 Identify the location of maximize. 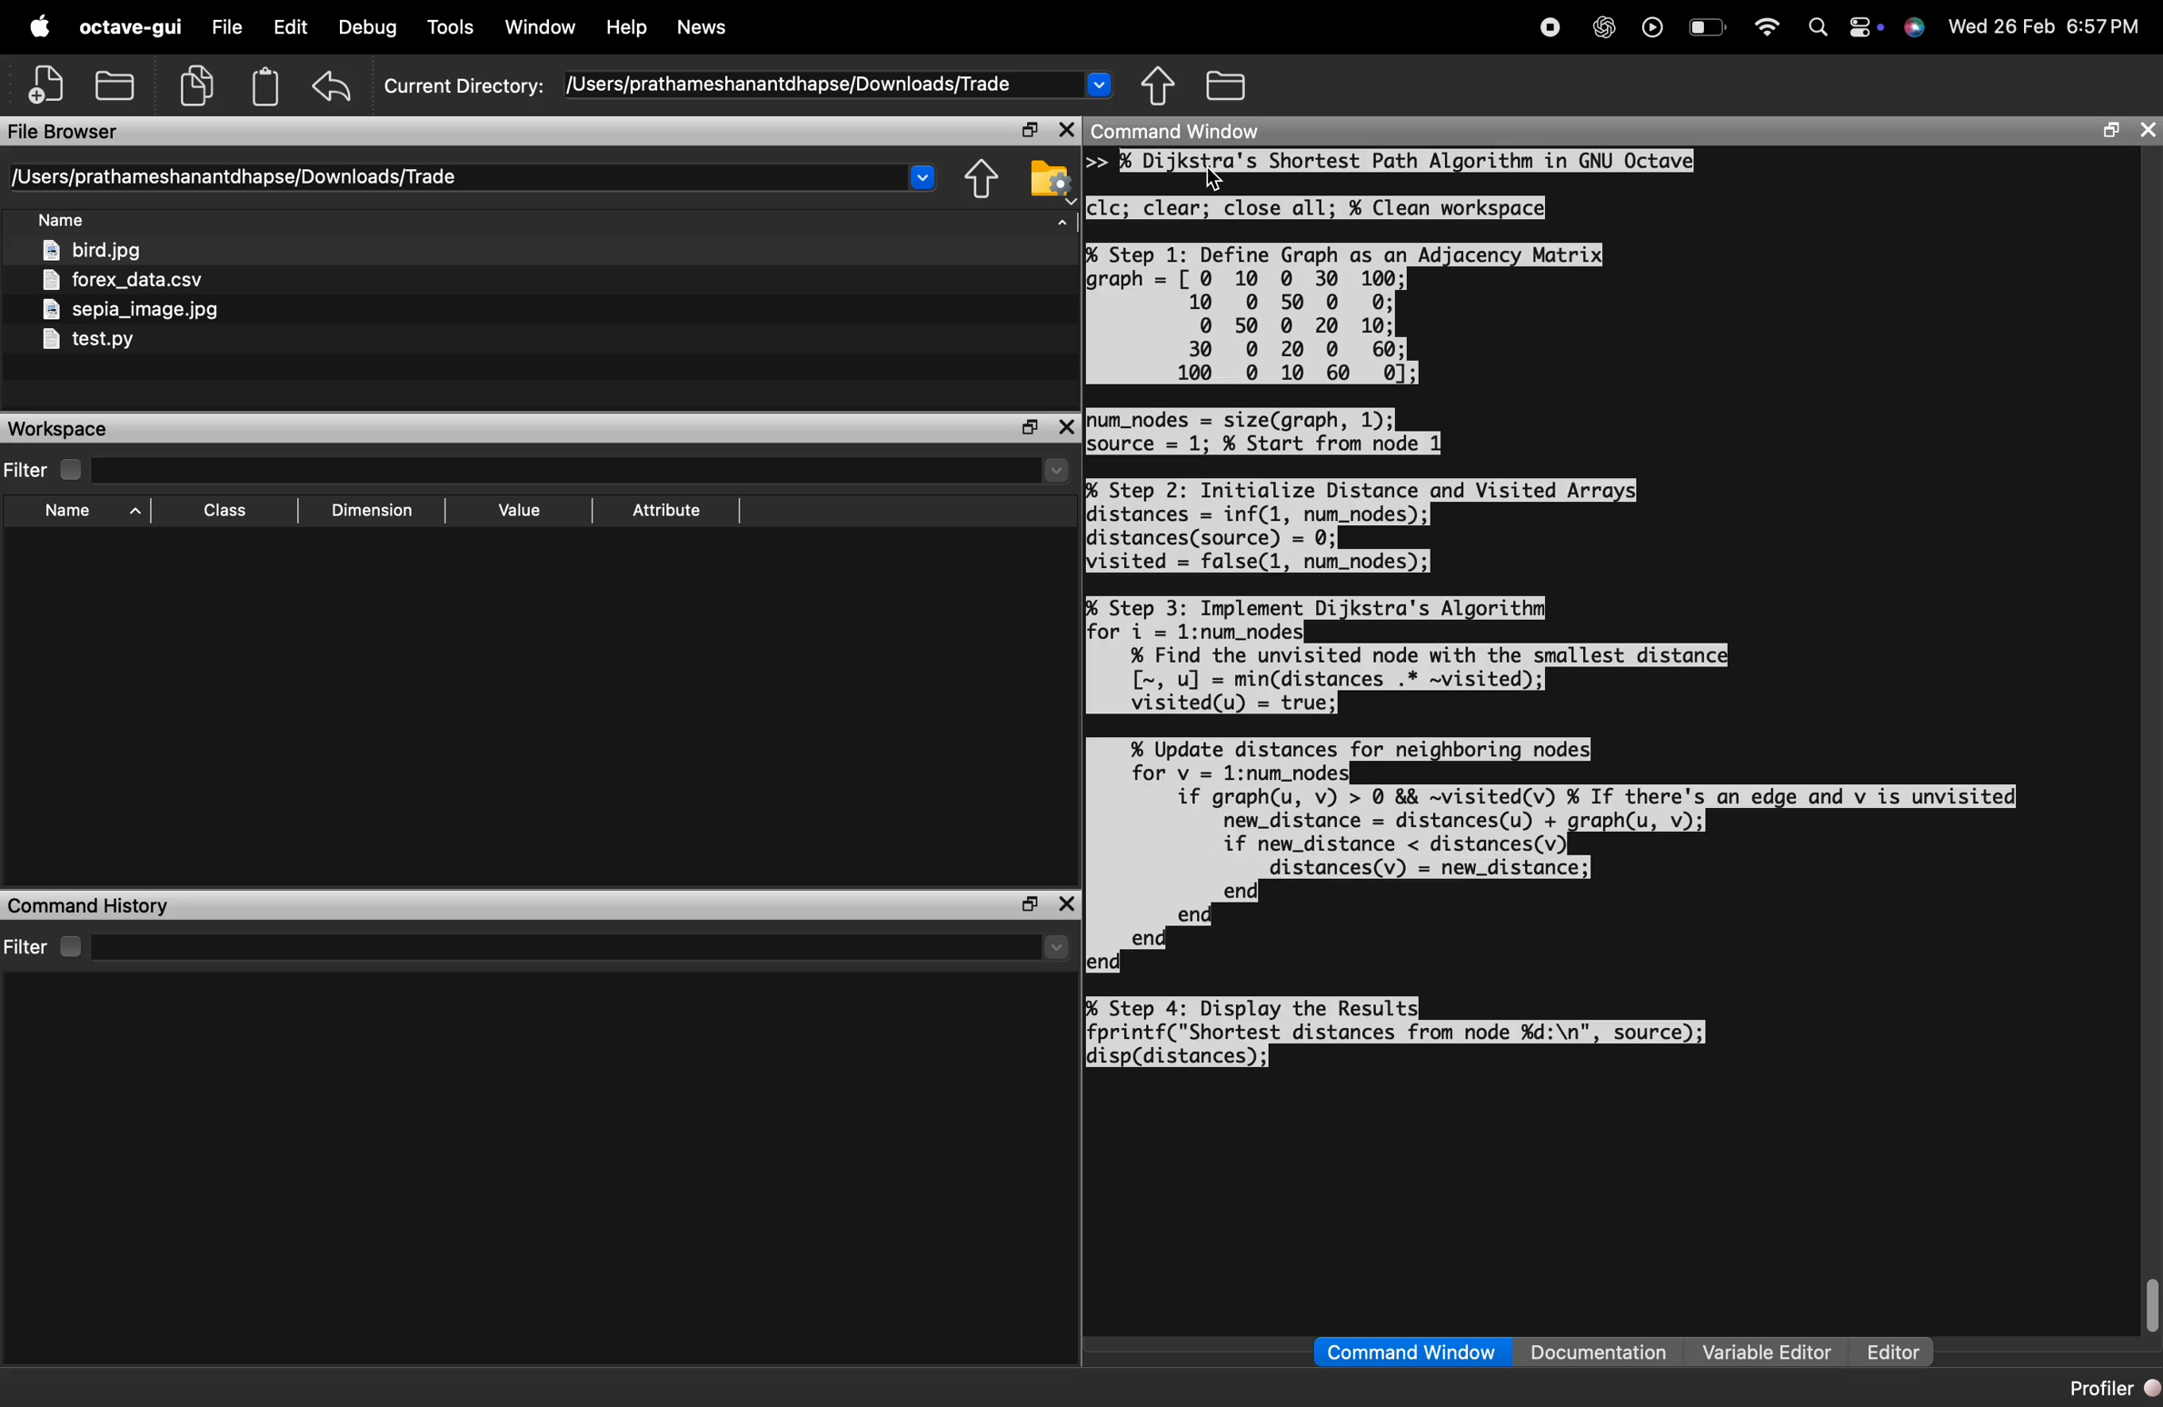
(1029, 428).